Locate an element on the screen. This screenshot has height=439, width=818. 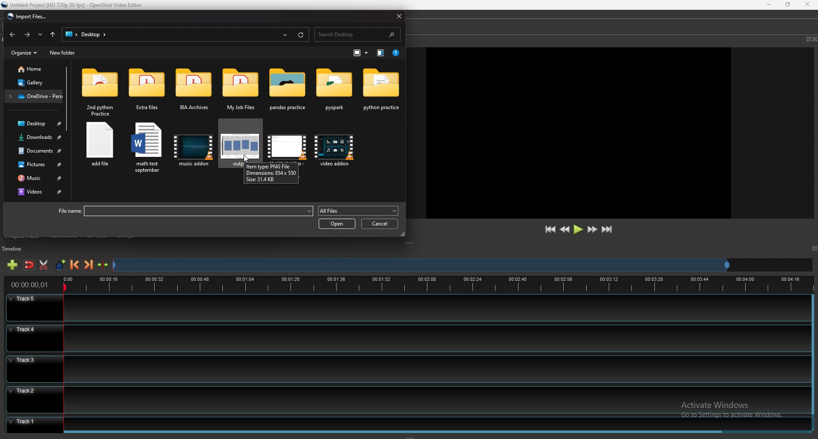
next marker is located at coordinates (89, 264).